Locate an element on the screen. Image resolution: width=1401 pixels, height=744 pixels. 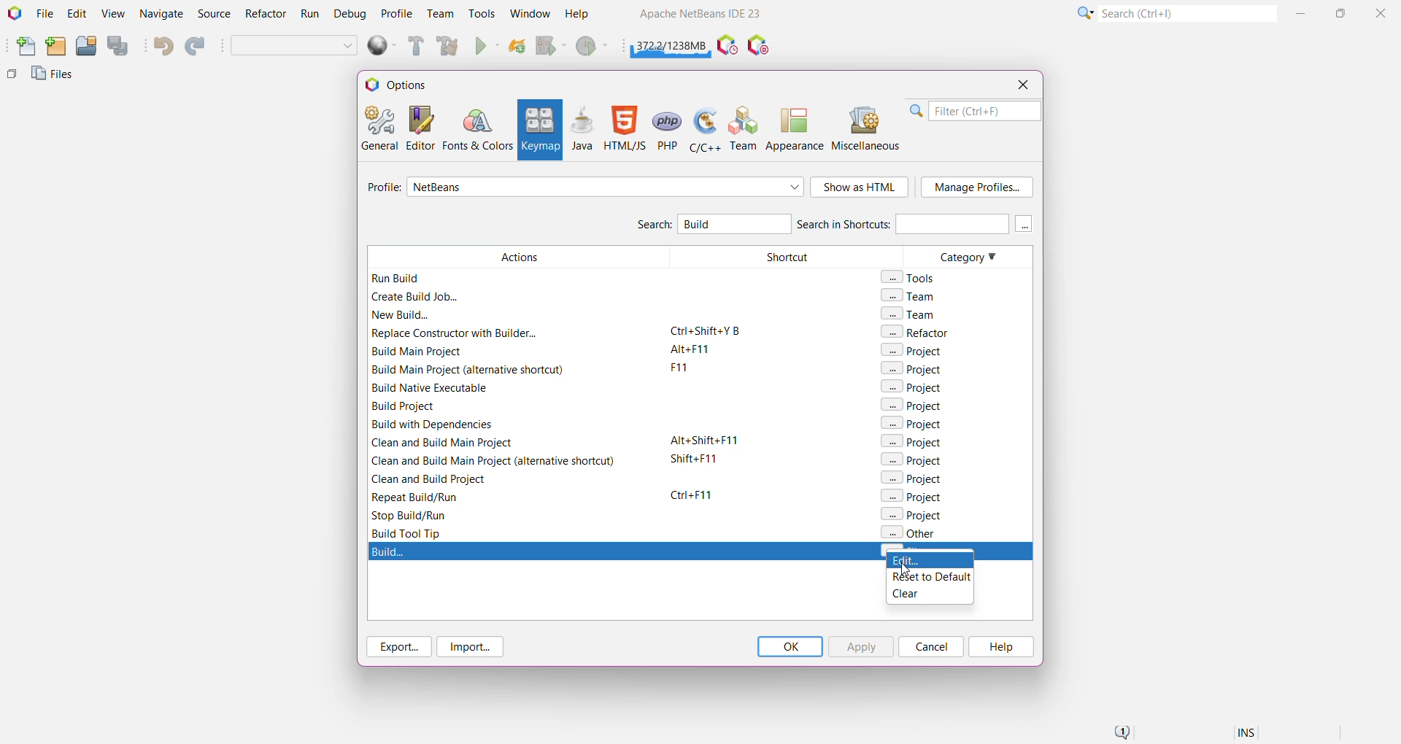
Source is located at coordinates (216, 14).